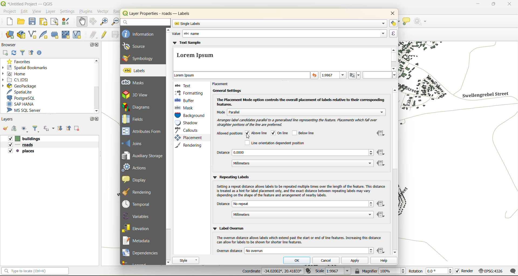 The height and width of the screenshot is (276, 518). I want to click on ms sql server, so click(25, 110).